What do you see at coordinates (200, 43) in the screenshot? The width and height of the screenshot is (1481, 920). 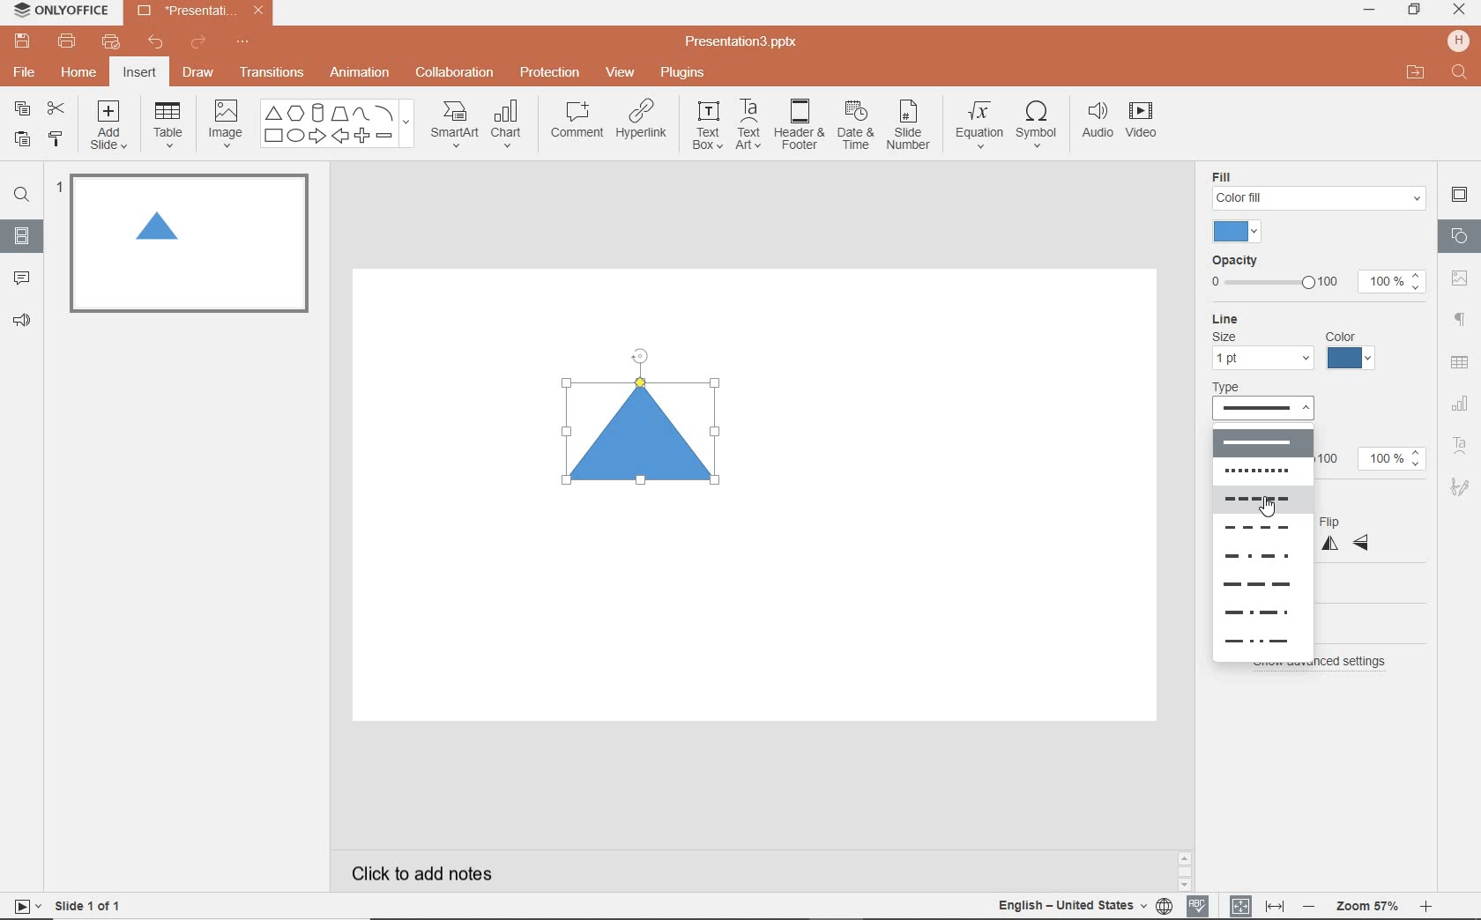 I see `REDO` at bounding box center [200, 43].